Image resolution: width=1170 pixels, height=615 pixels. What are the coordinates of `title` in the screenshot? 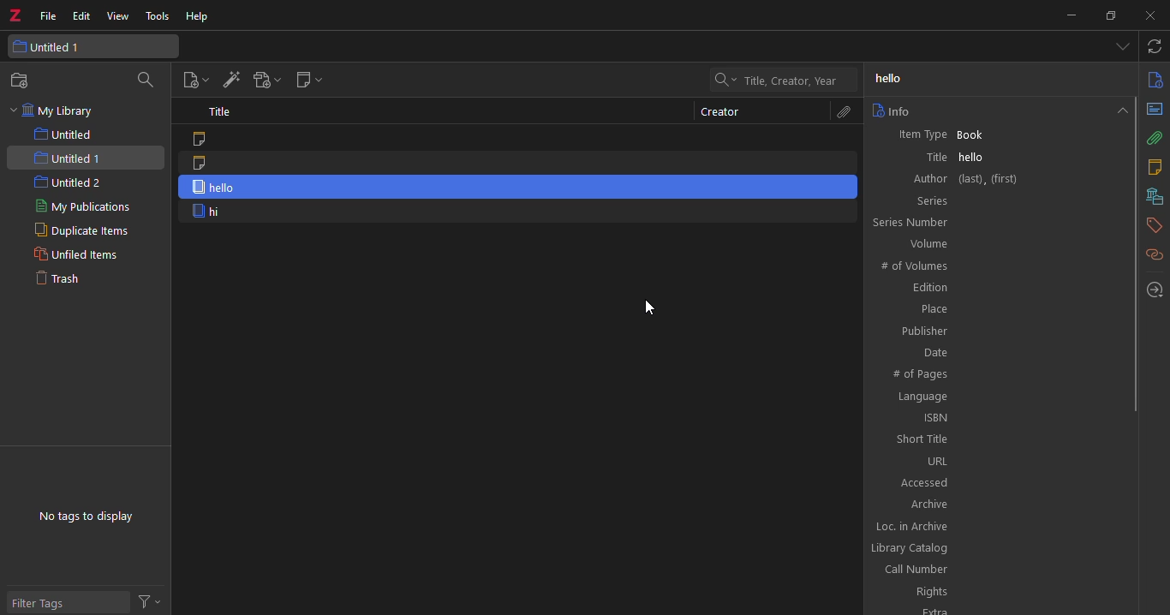 It's located at (221, 111).